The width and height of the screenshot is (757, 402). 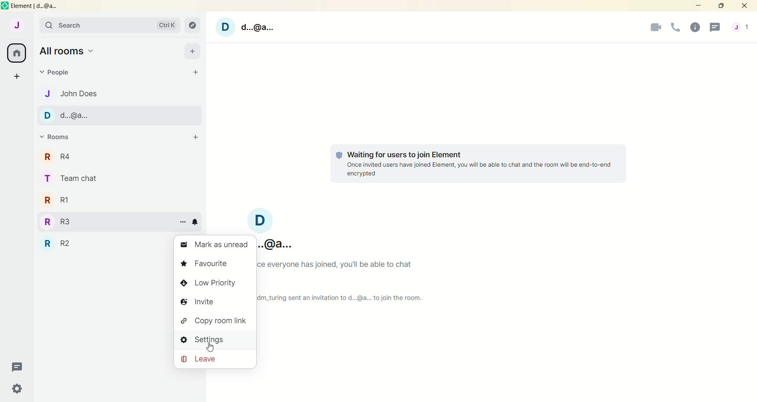 What do you see at coordinates (16, 76) in the screenshot?
I see `create a space` at bounding box center [16, 76].